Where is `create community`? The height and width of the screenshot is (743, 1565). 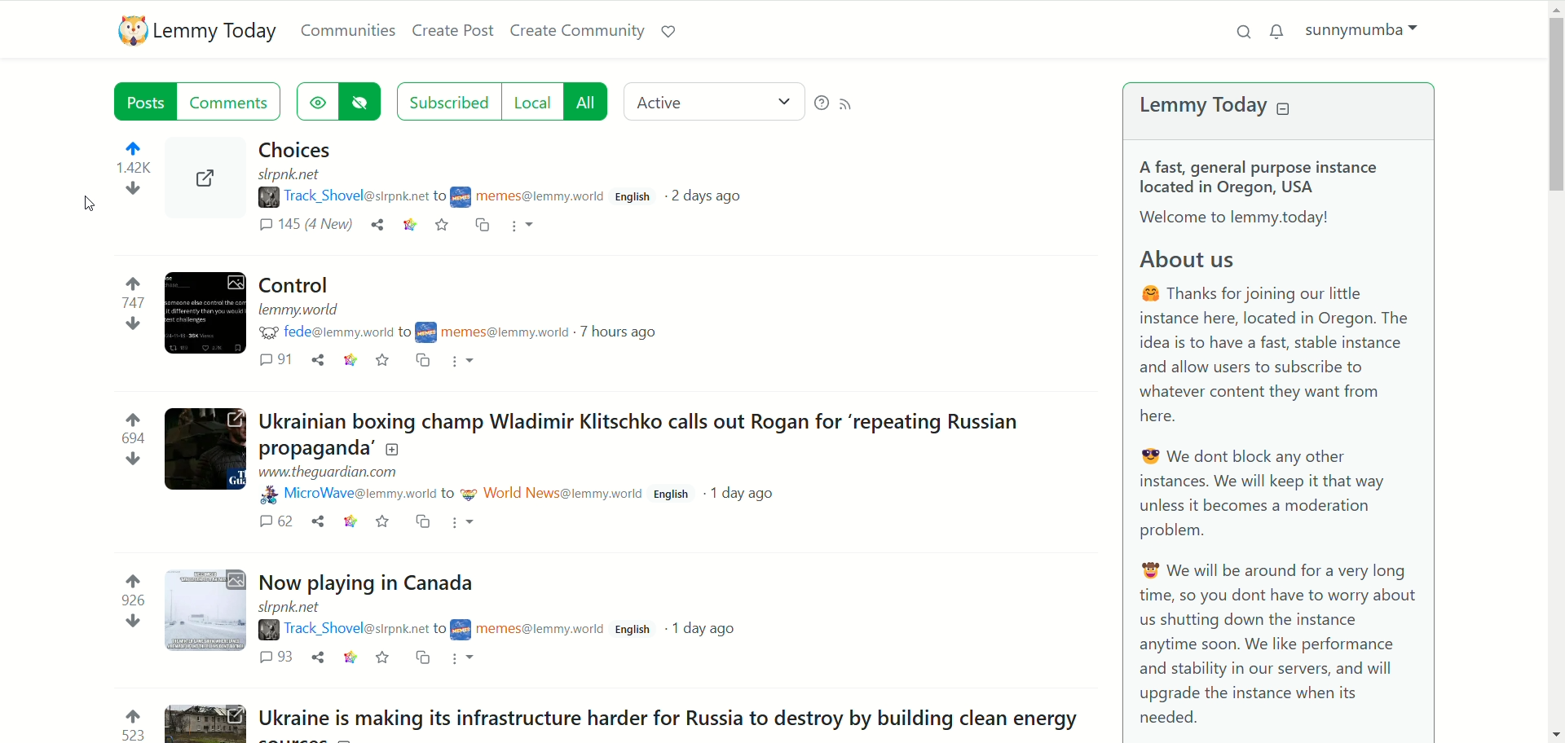 create community is located at coordinates (580, 31).